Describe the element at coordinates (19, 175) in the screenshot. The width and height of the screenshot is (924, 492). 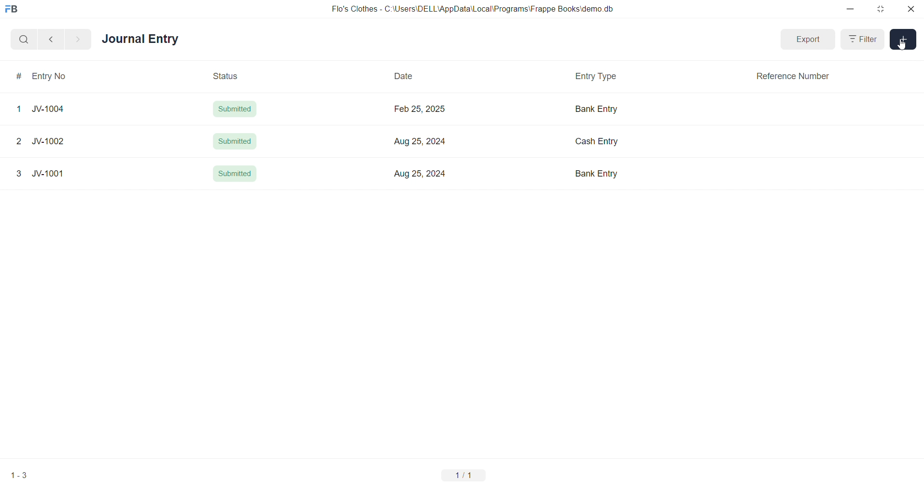
I see `3` at that location.